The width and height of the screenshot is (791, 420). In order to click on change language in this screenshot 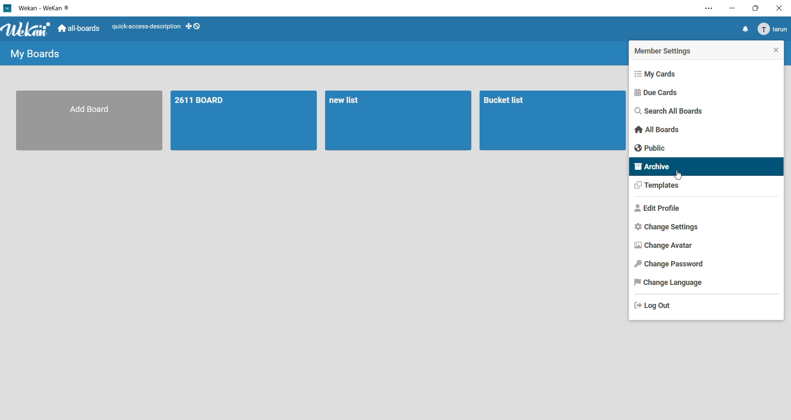, I will do `click(668, 283)`.